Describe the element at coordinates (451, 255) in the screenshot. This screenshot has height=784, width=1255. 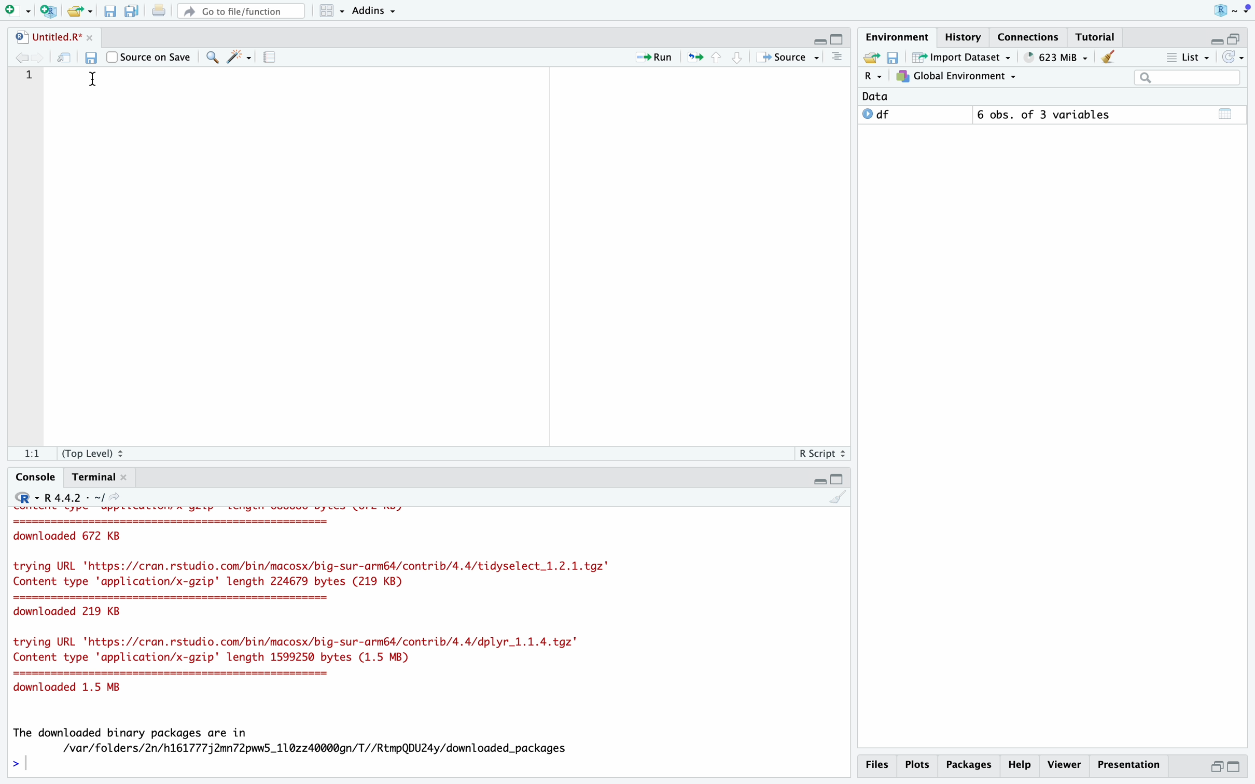
I see `Code Editor` at that location.